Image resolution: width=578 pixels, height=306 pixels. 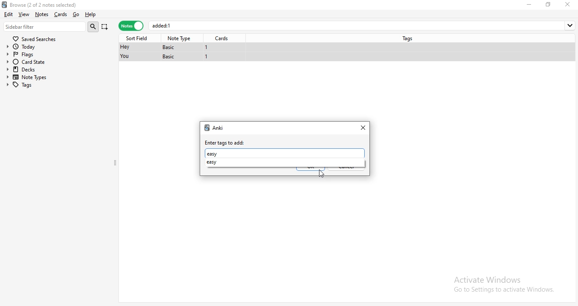 I want to click on basic, so click(x=171, y=47).